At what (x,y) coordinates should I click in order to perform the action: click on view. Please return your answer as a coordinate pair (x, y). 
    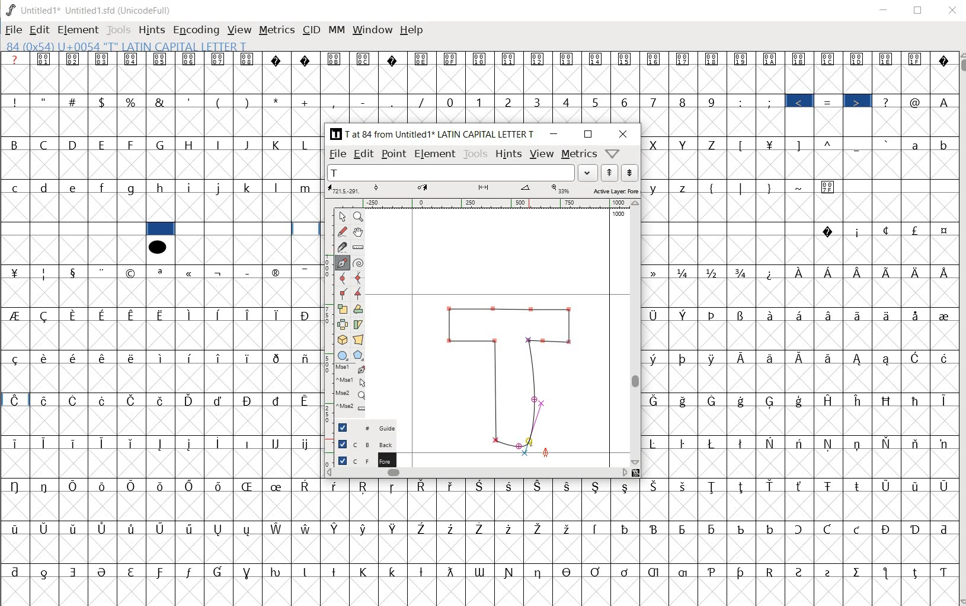
    Looking at the image, I should click on (542, 153).